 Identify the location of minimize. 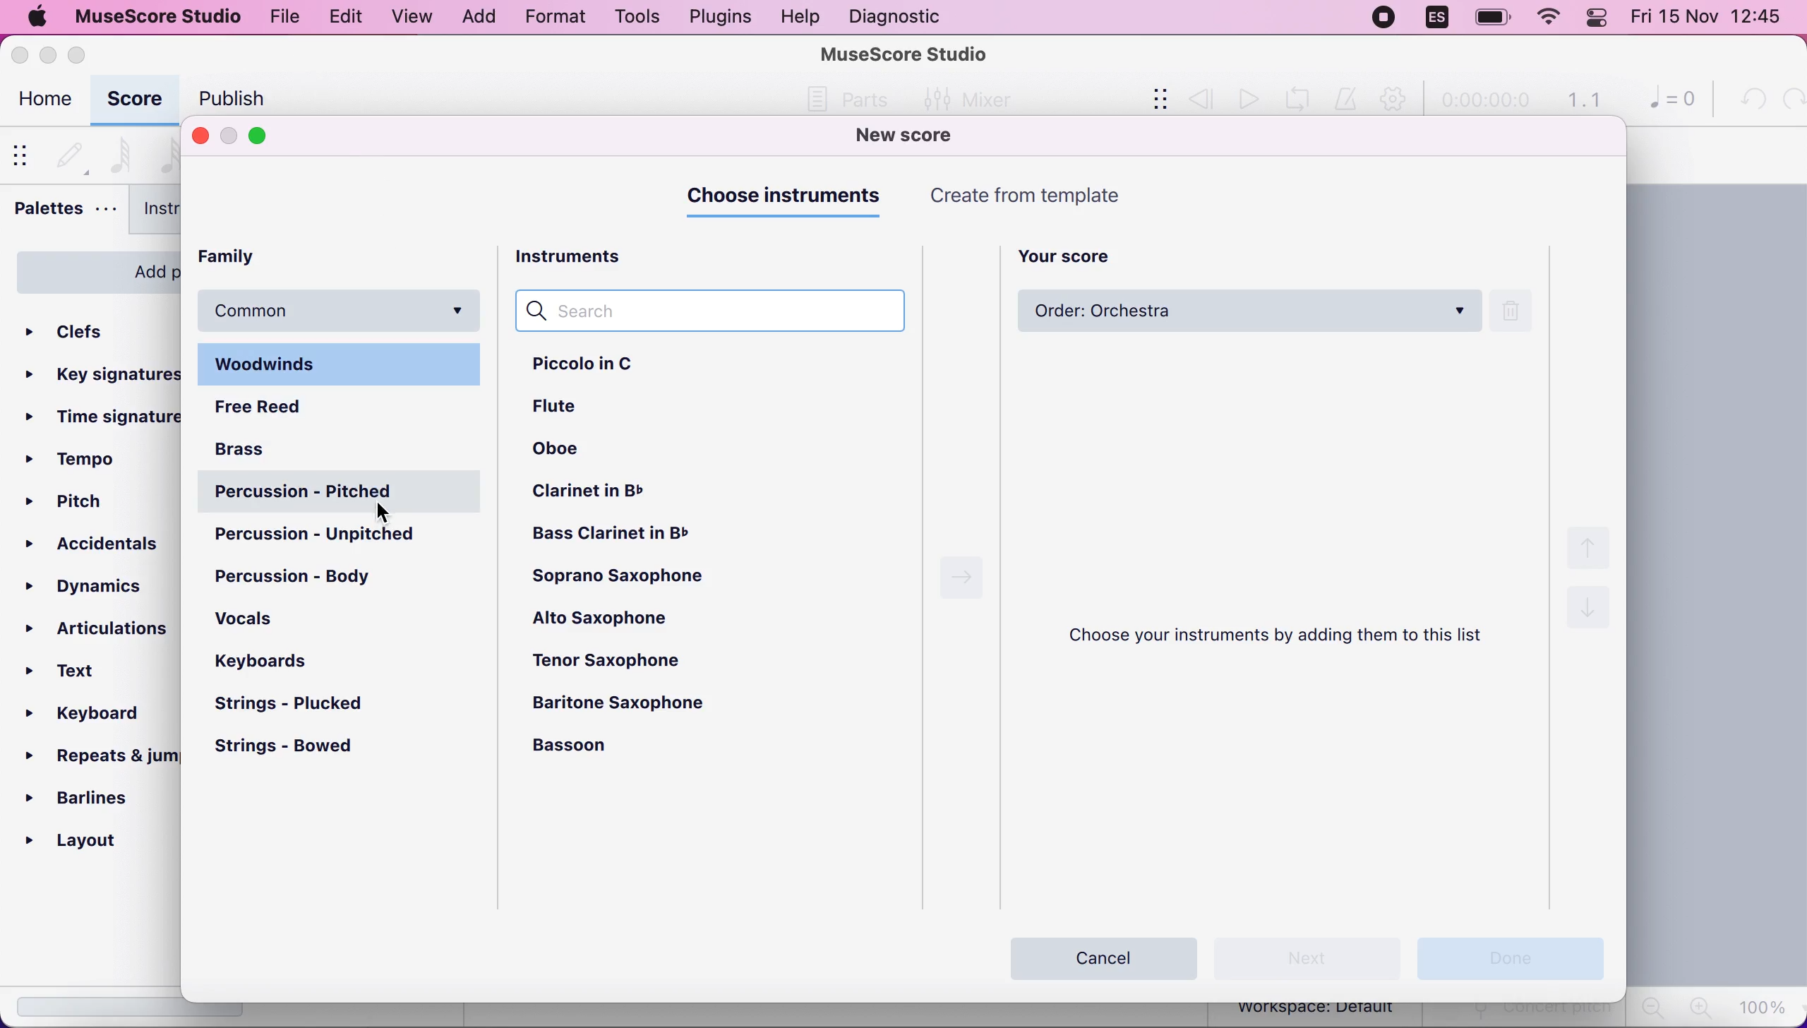
(229, 136).